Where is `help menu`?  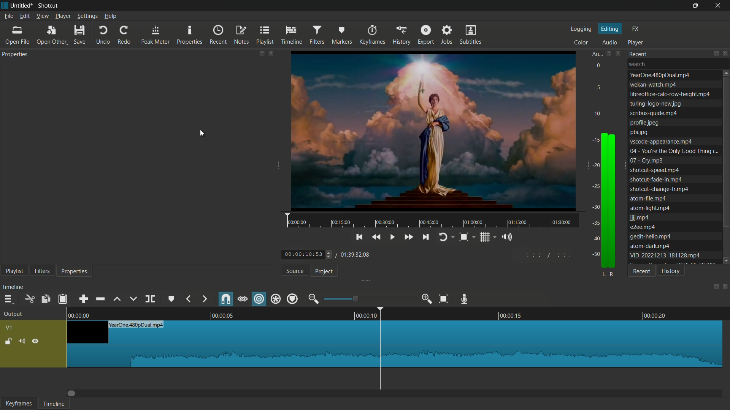 help menu is located at coordinates (110, 16).